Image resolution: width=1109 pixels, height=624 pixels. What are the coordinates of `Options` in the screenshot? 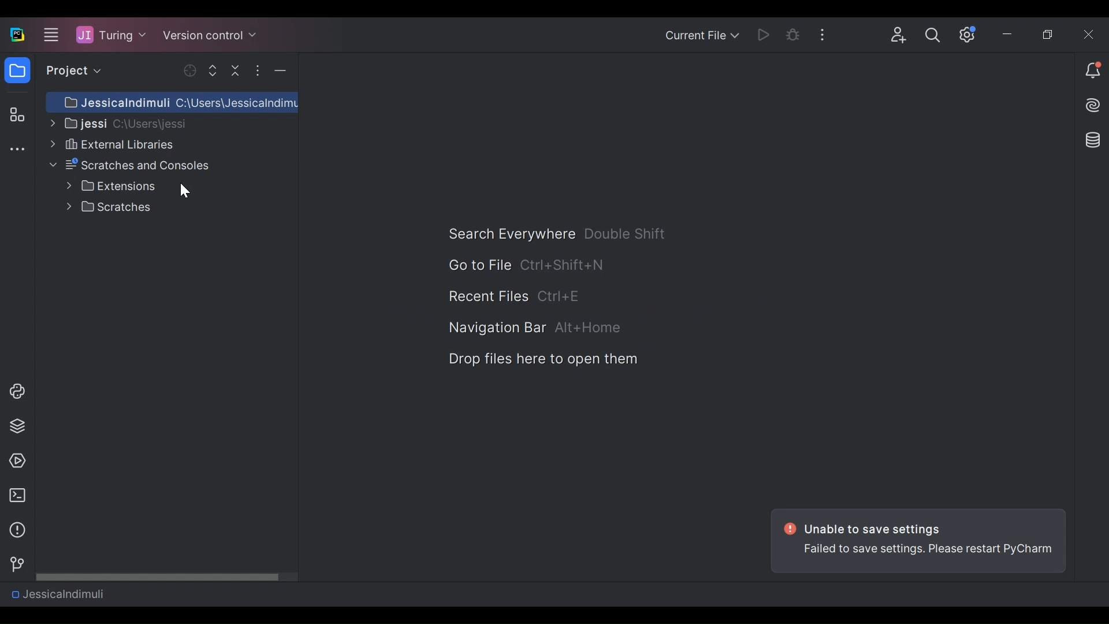 It's located at (257, 70).